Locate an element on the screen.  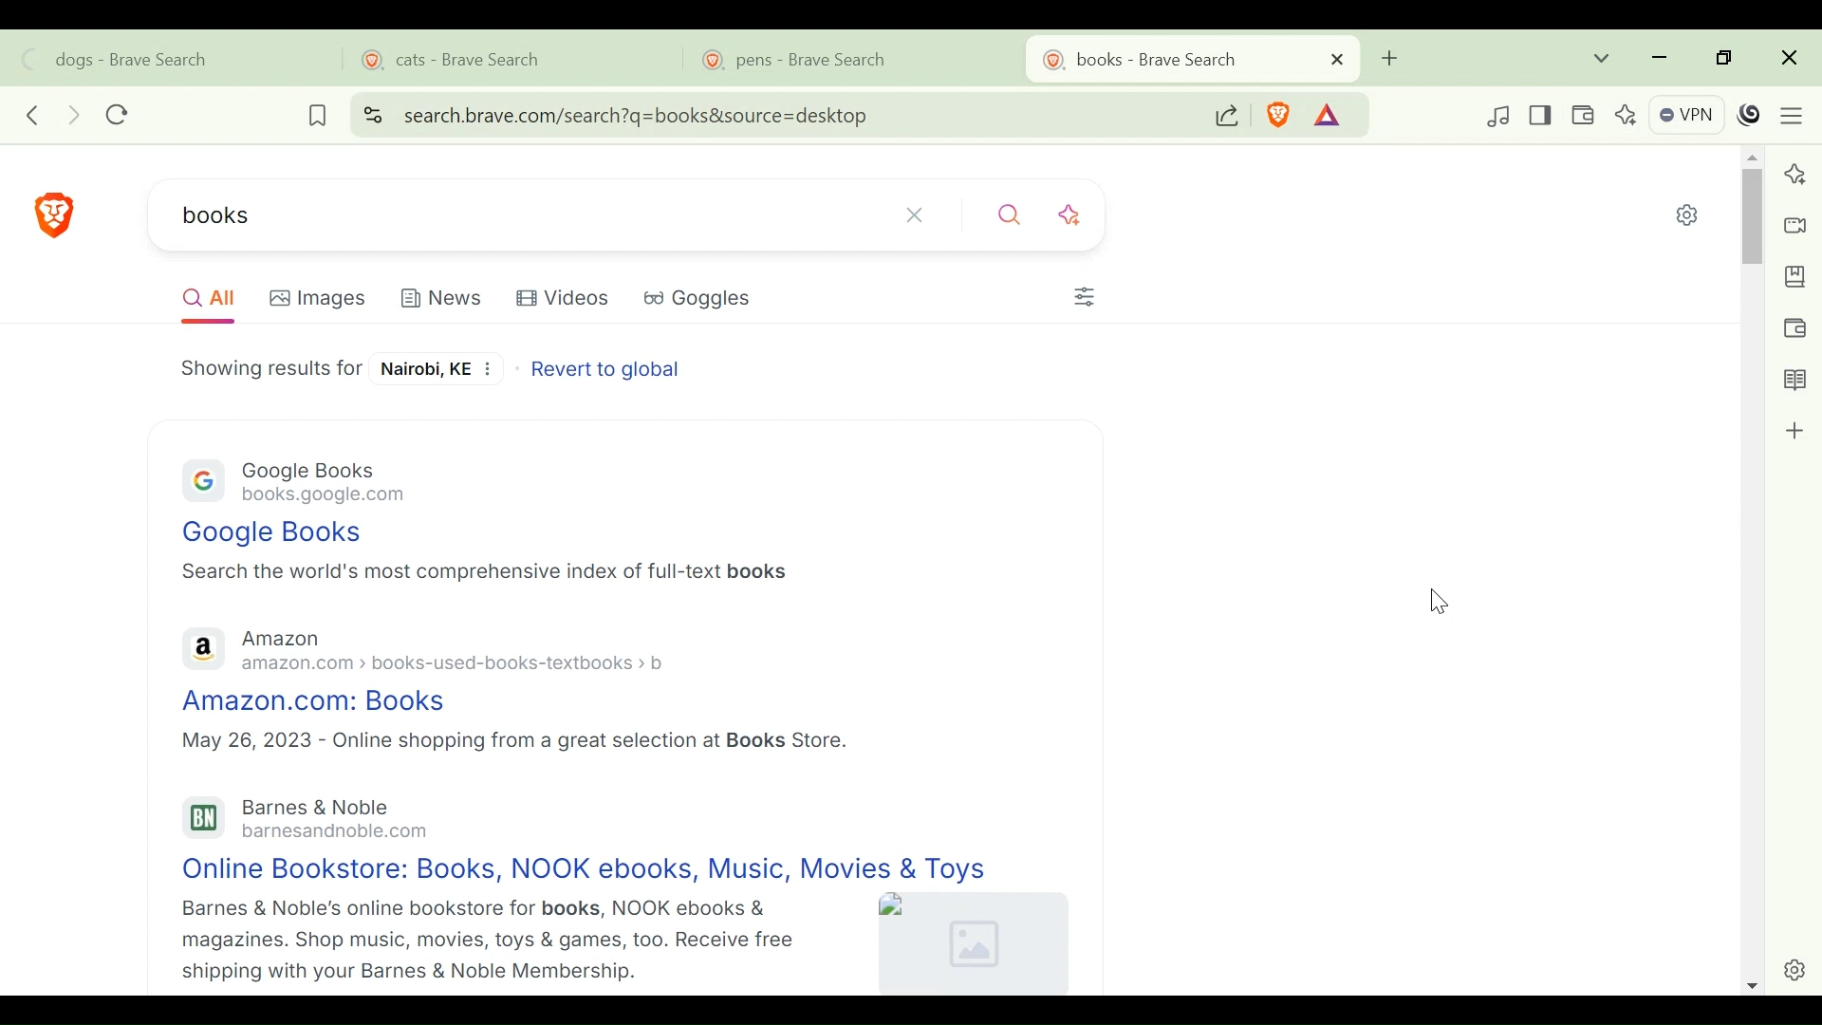
amazon.com > books-used-books-textbooks > b is located at coordinates (455, 664).